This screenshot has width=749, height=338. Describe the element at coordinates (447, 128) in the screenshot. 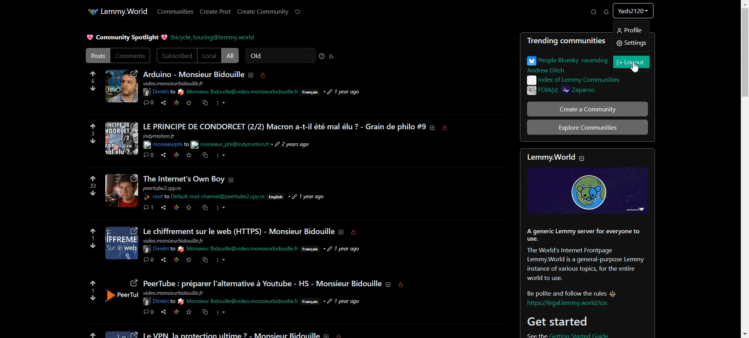

I see `locked` at that location.